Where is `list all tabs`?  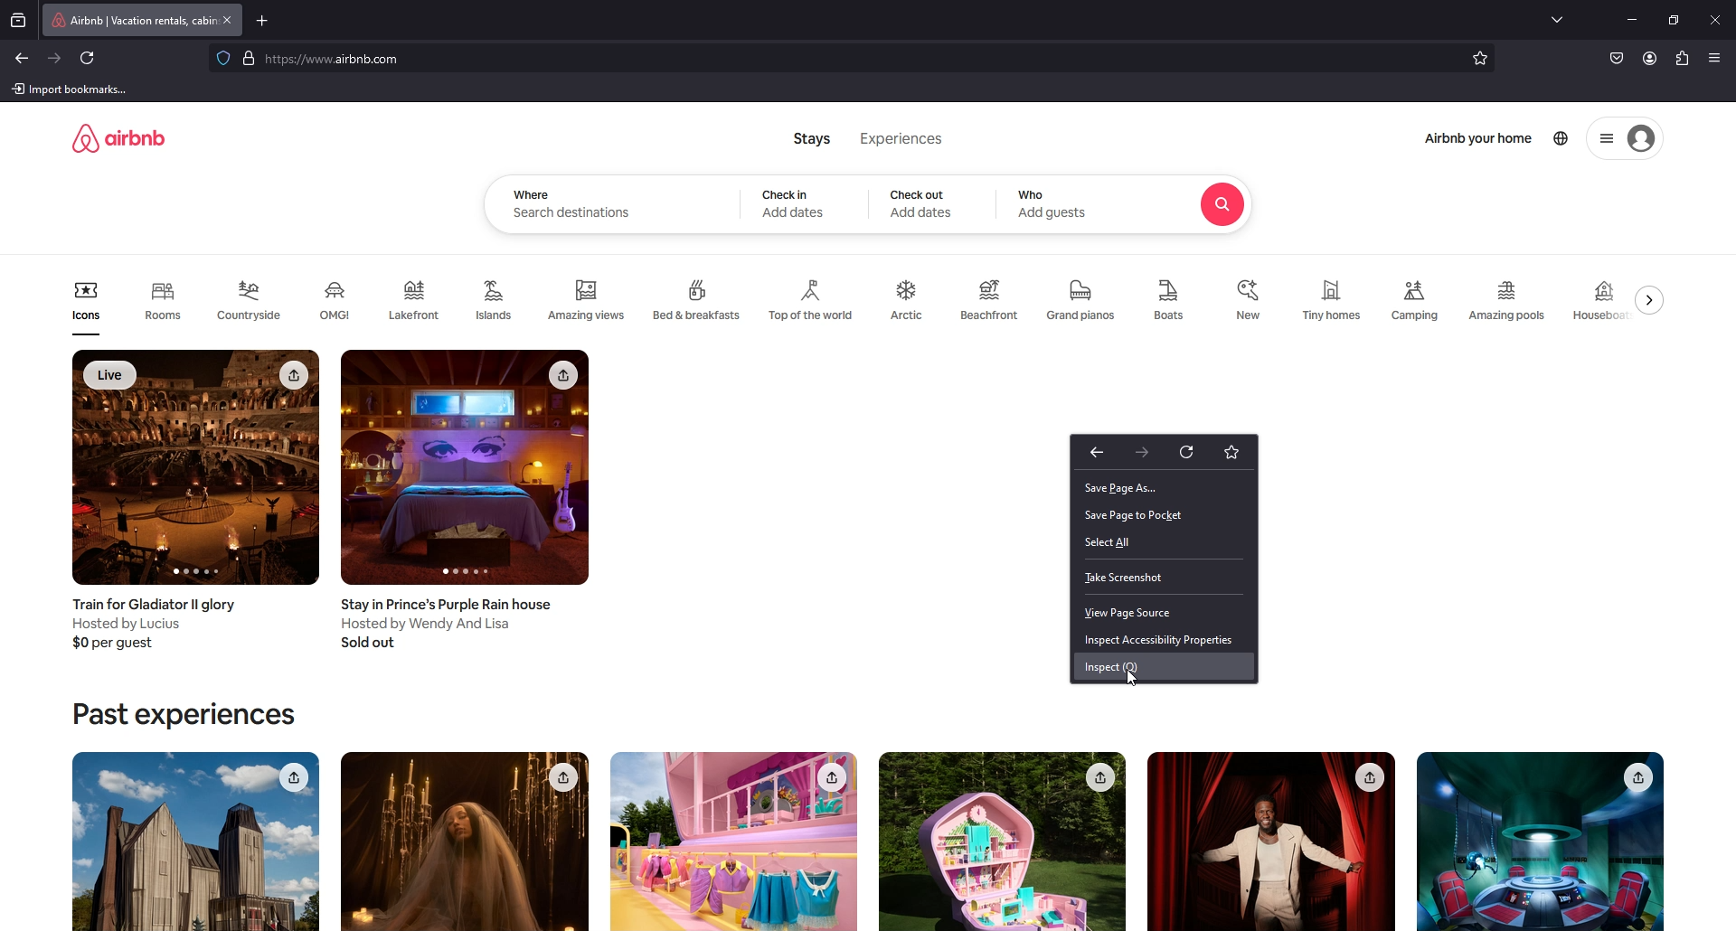
list all tabs is located at coordinates (1561, 18).